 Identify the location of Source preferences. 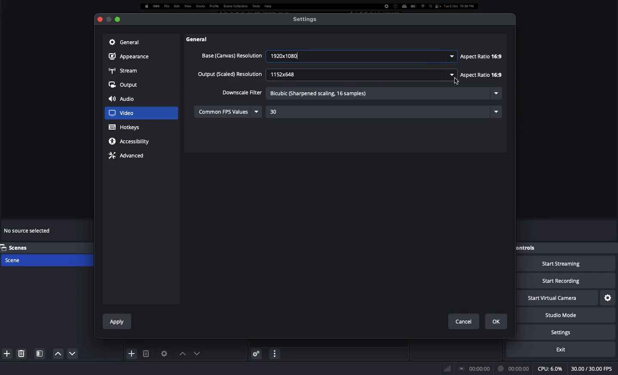
(163, 354).